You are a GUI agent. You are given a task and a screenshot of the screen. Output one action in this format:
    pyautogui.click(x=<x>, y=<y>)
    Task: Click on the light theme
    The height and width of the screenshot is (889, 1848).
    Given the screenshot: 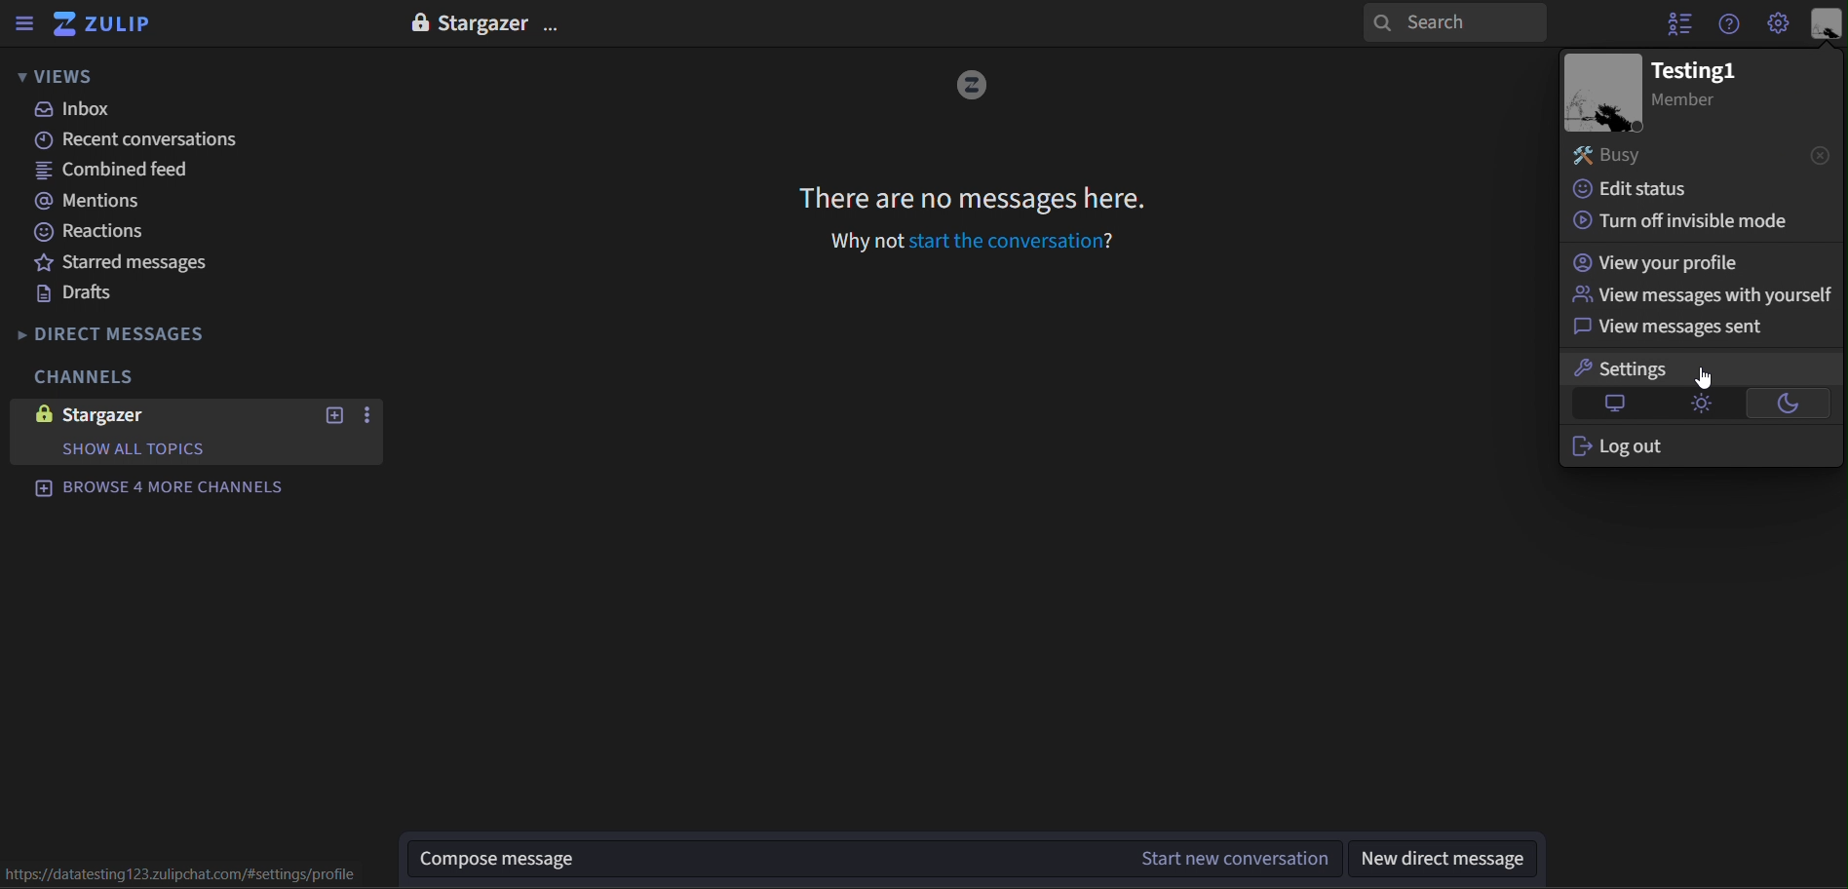 What is the action you would take?
    pyautogui.click(x=1700, y=404)
    